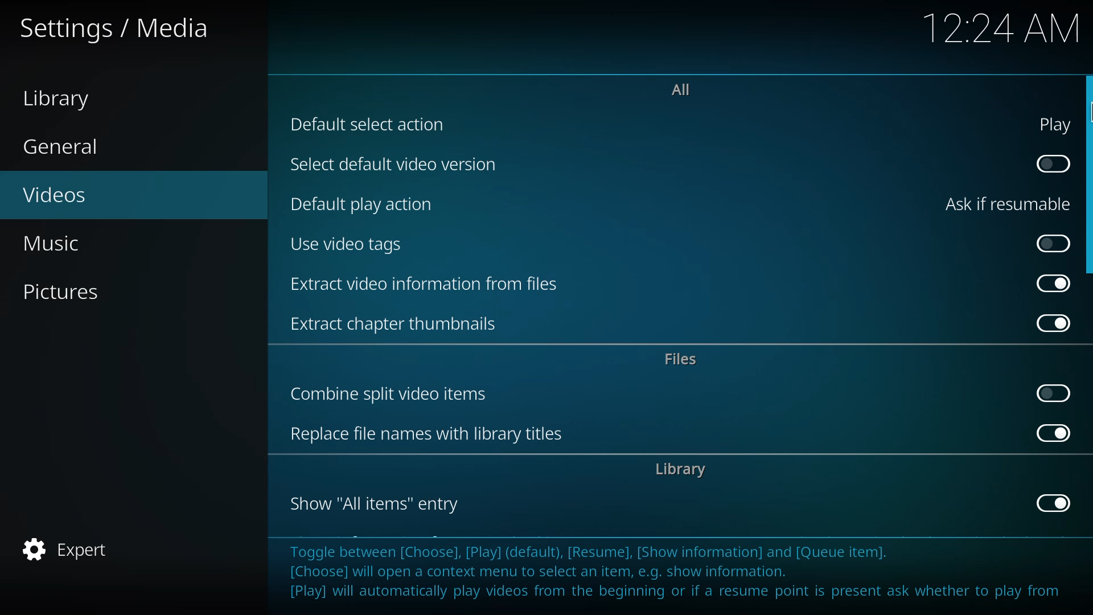 The width and height of the screenshot is (1093, 615). Describe the element at coordinates (67, 243) in the screenshot. I see `music` at that location.